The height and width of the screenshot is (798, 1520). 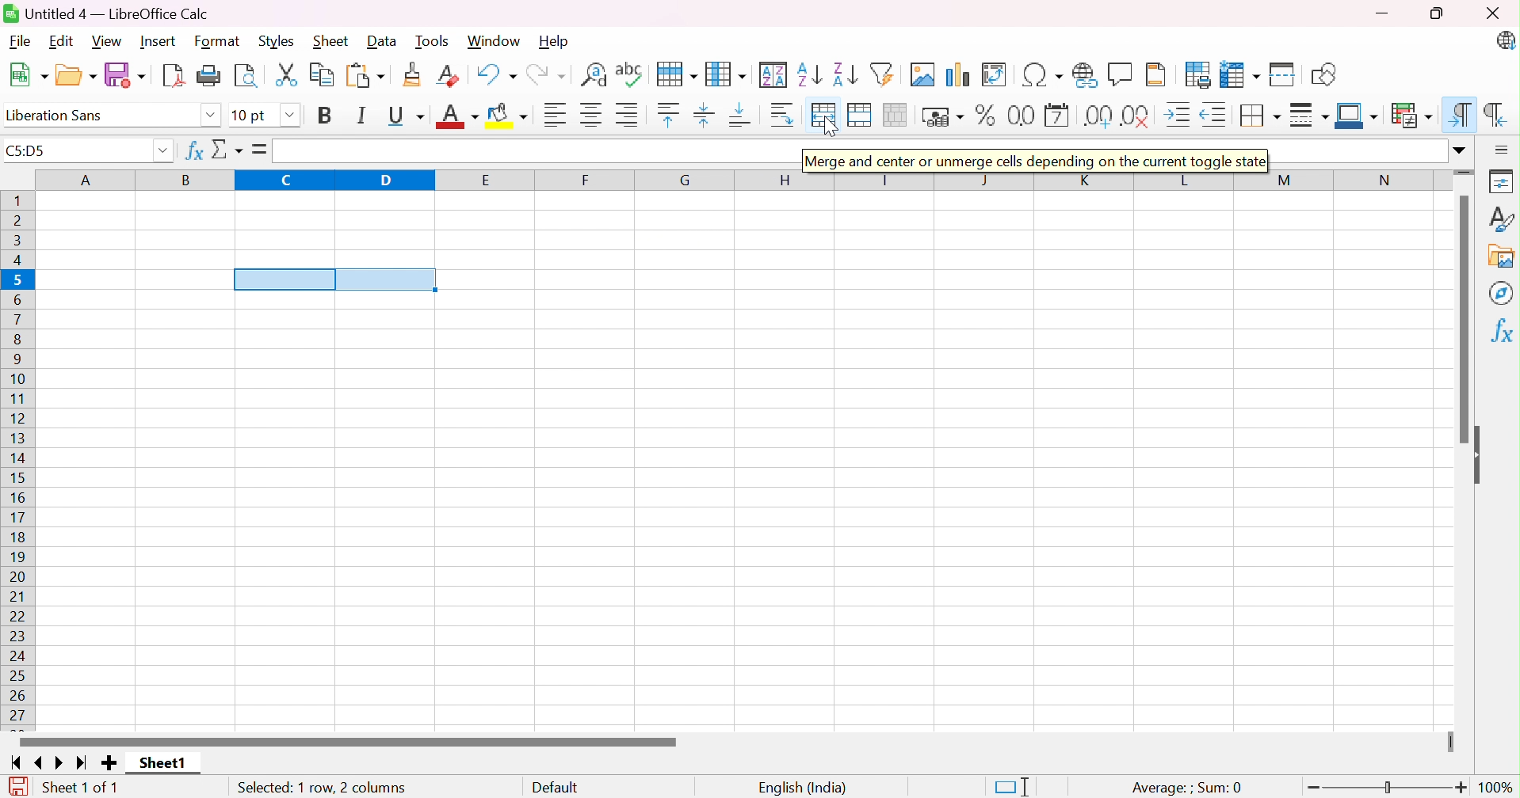 I want to click on Average: ;Sum: 0, so click(x=1186, y=785).